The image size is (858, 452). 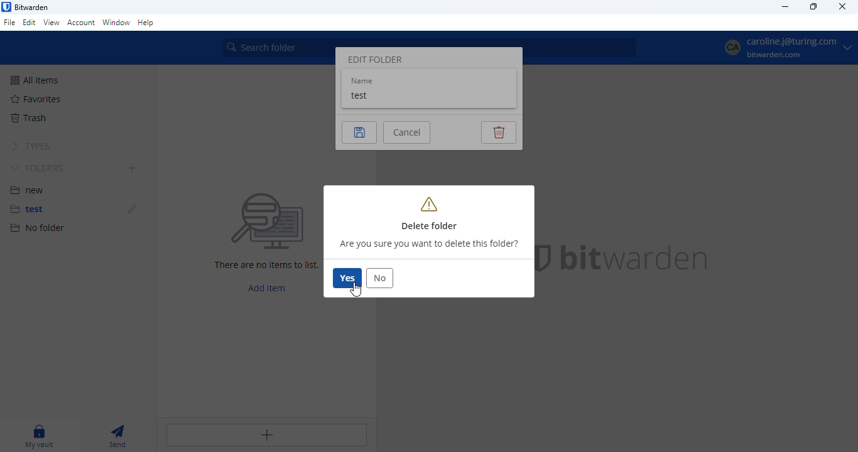 I want to click on my vault, so click(x=40, y=436).